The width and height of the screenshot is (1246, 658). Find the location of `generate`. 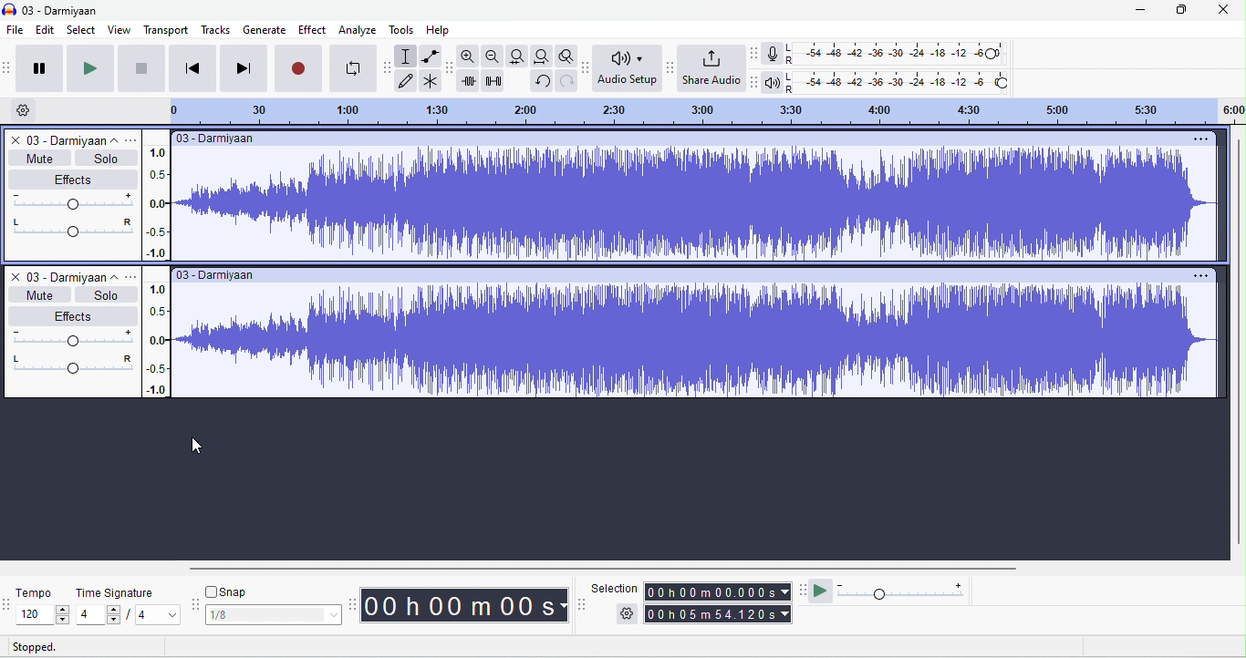

generate is located at coordinates (263, 29).